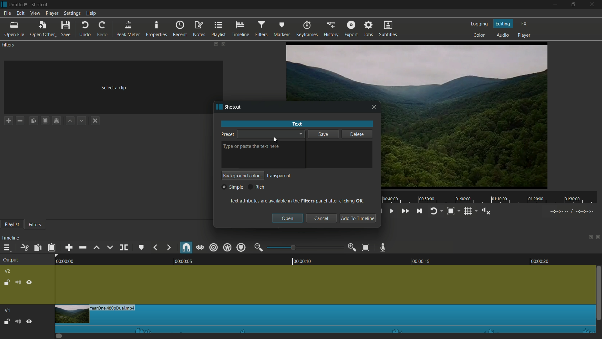  I want to click on settings menu, so click(72, 13).